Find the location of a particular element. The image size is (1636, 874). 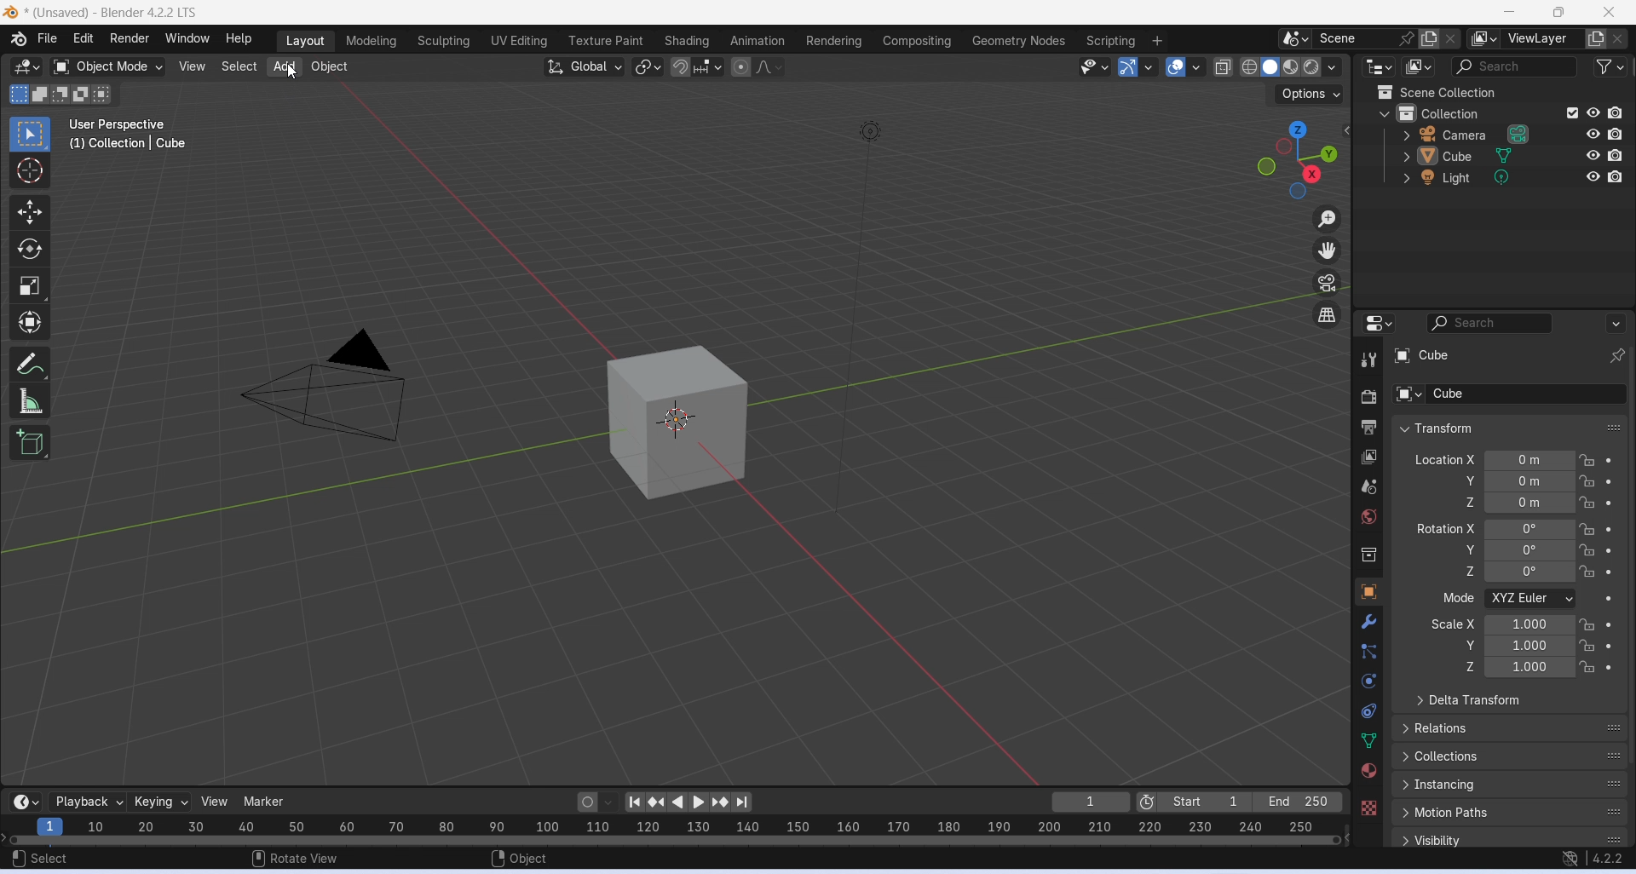

gizmos is located at coordinates (1148, 66).